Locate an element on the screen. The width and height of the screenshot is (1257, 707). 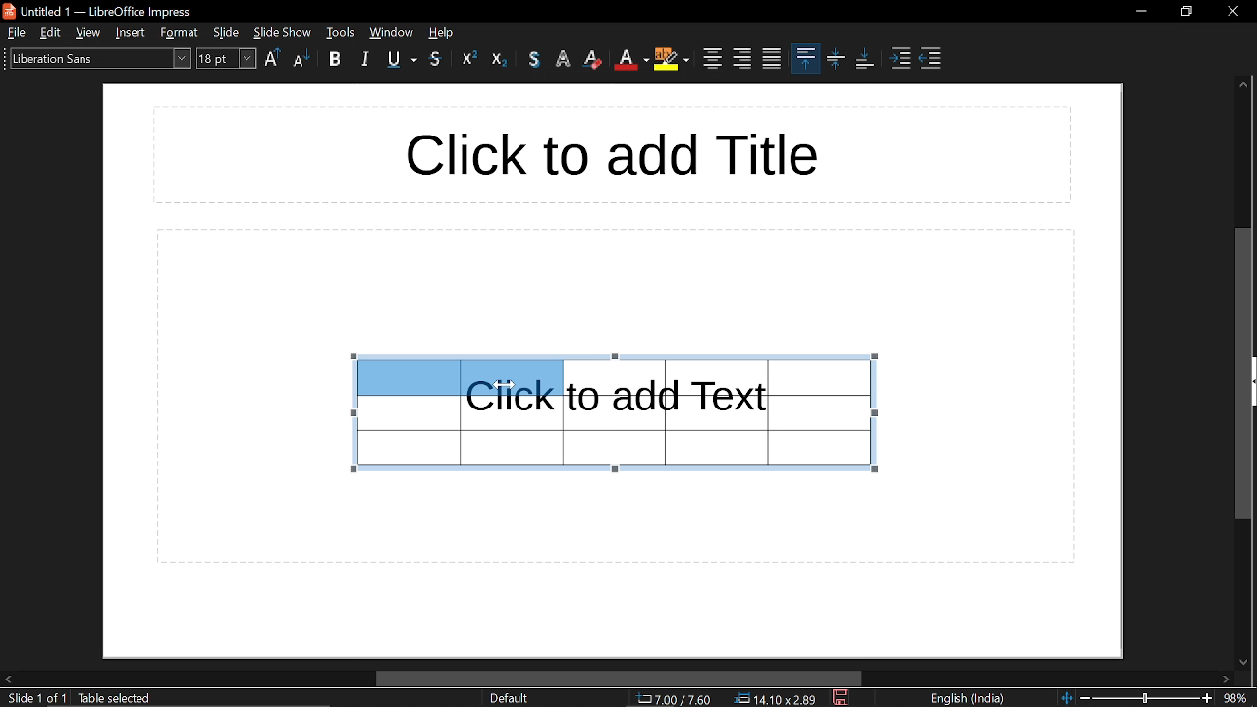
slide 1 of 1 is located at coordinates (36, 699).